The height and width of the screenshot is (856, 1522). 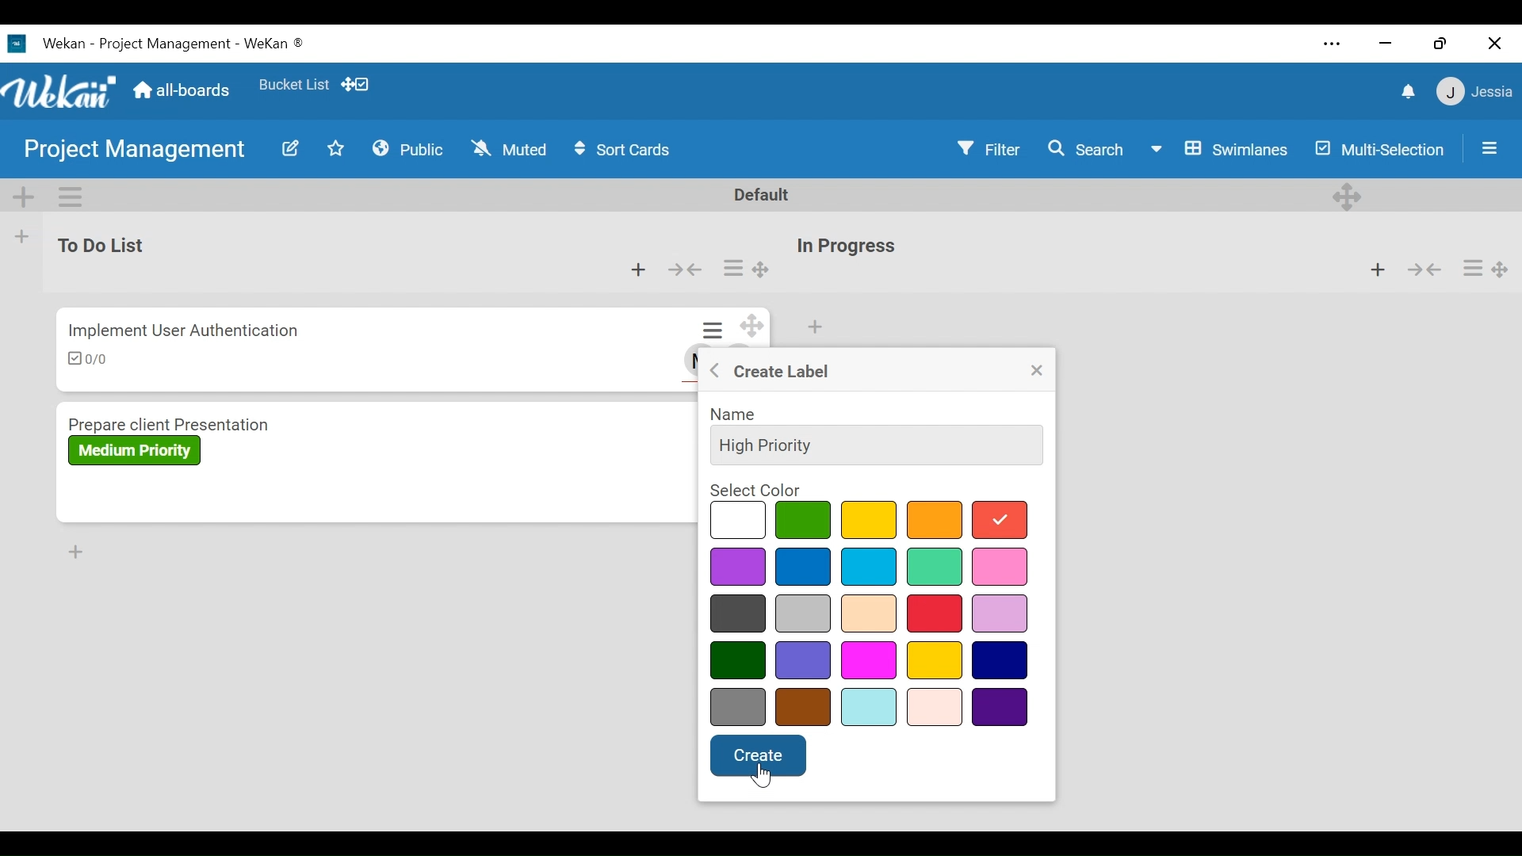 What do you see at coordinates (293, 82) in the screenshot?
I see `Favorites` at bounding box center [293, 82].